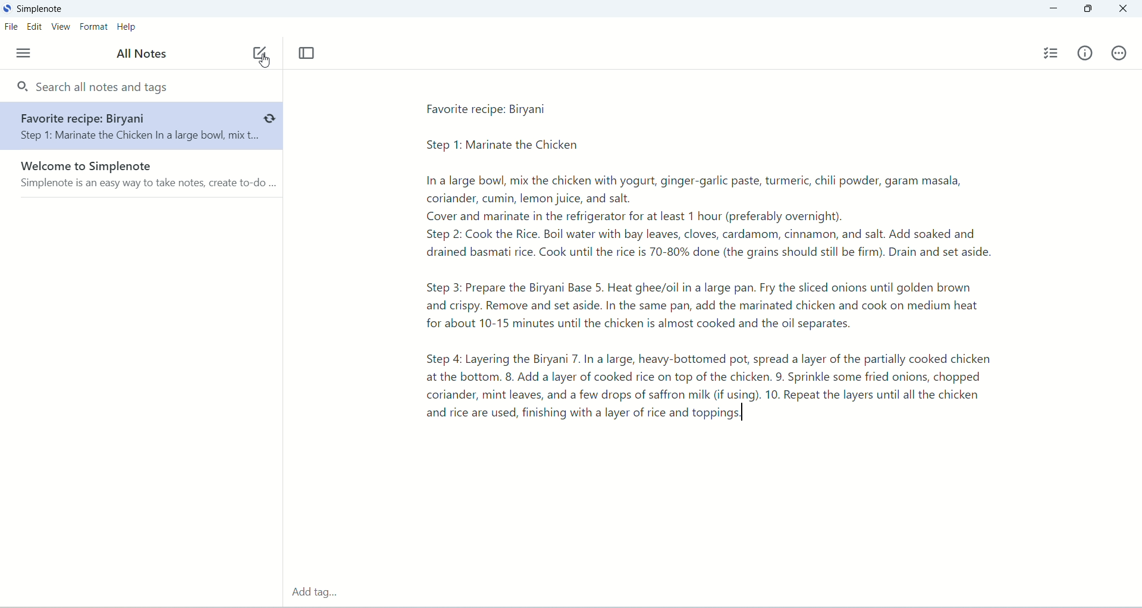  What do you see at coordinates (96, 87) in the screenshot?
I see `search all notes and tags` at bounding box center [96, 87].